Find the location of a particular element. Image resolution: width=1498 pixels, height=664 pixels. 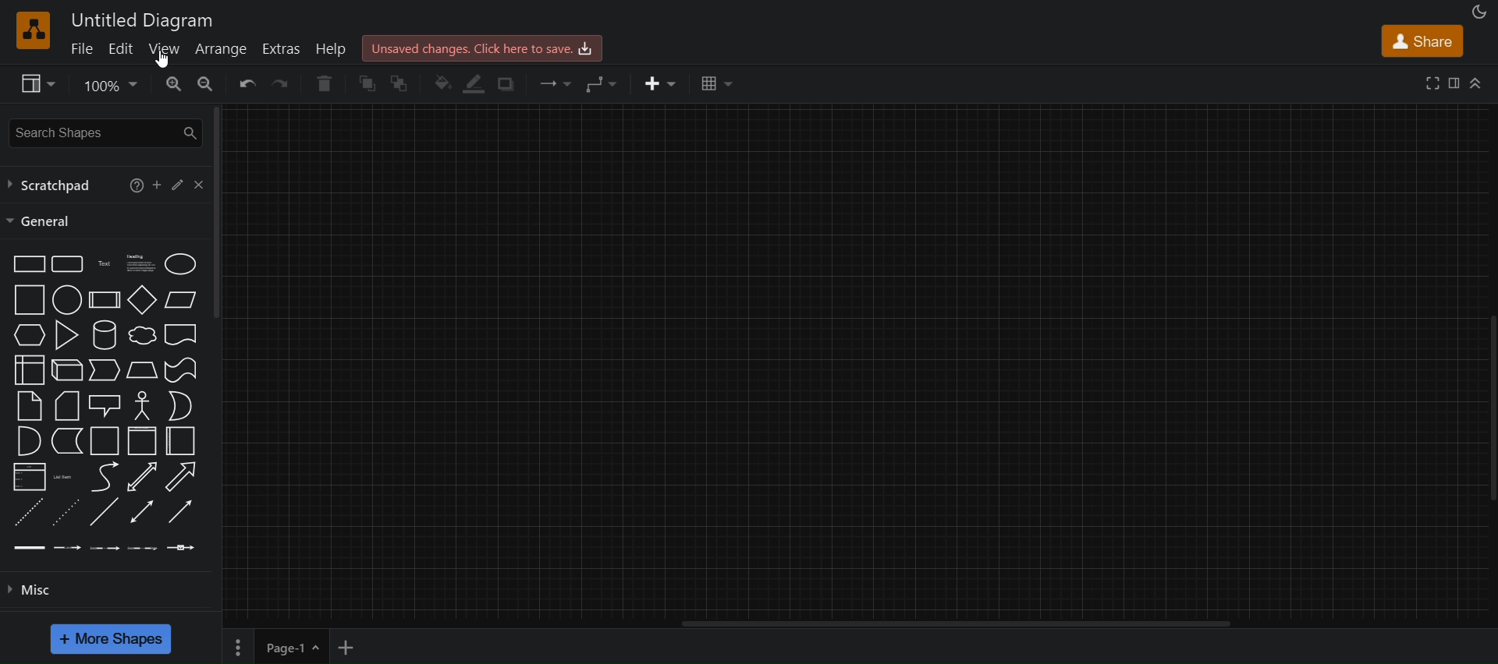

table is located at coordinates (715, 83).